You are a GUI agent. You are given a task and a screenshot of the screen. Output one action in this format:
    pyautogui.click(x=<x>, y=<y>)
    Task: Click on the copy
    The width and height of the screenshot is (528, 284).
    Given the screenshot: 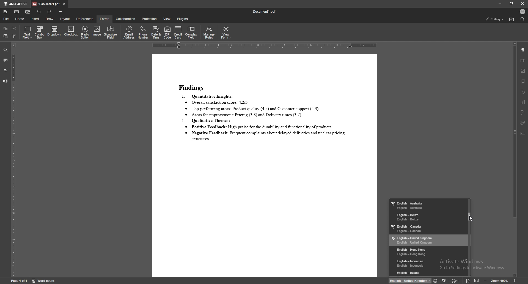 What is the action you would take?
    pyautogui.click(x=5, y=28)
    